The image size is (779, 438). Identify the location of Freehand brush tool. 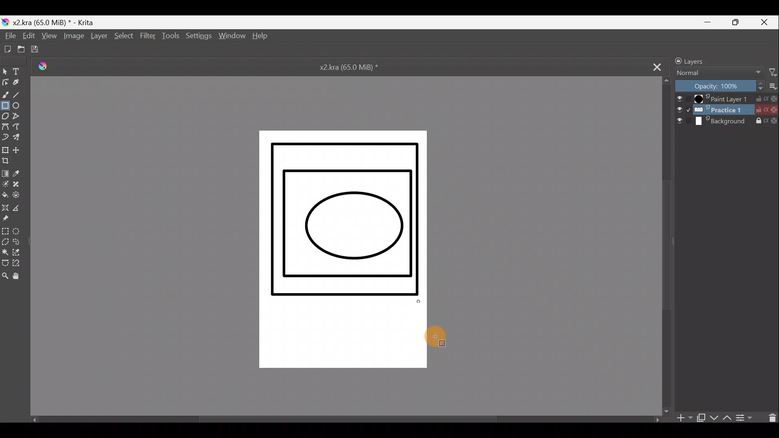
(5, 95).